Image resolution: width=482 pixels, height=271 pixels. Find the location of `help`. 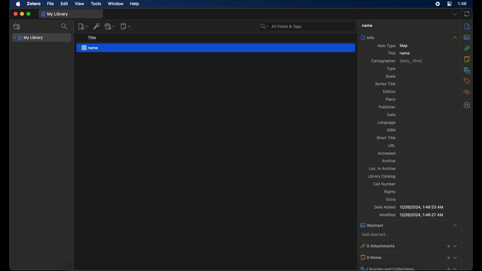

help is located at coordinates (135, 4).